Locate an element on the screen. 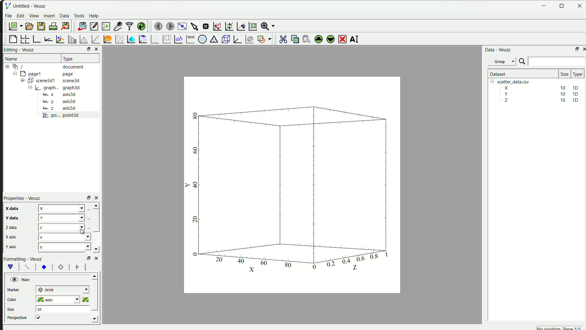 Image resolution: width=586 pixels, height=330 pixels. down is located at coordinates (97, 250).